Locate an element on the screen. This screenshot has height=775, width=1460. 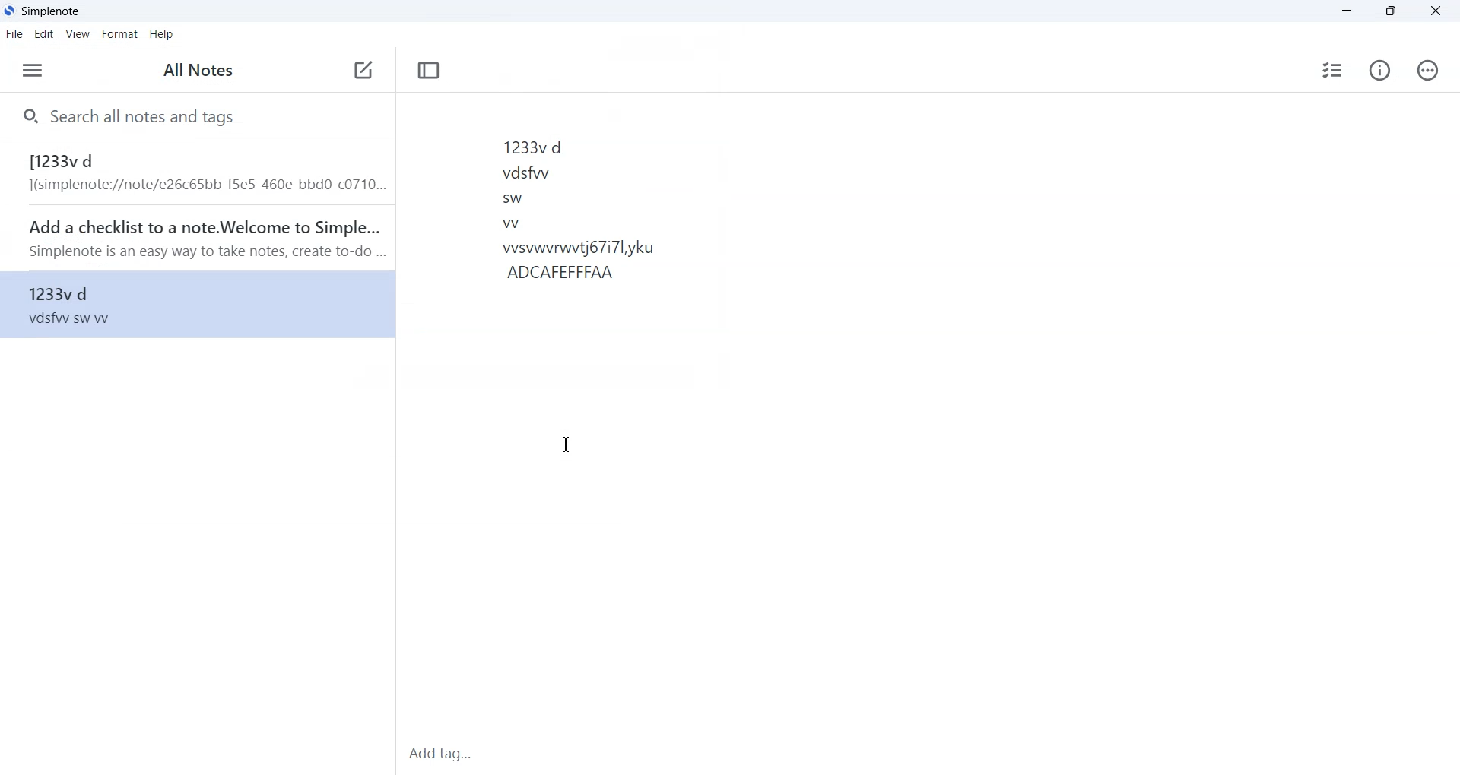
Insert checklist is located at coordinates (1331, 71).